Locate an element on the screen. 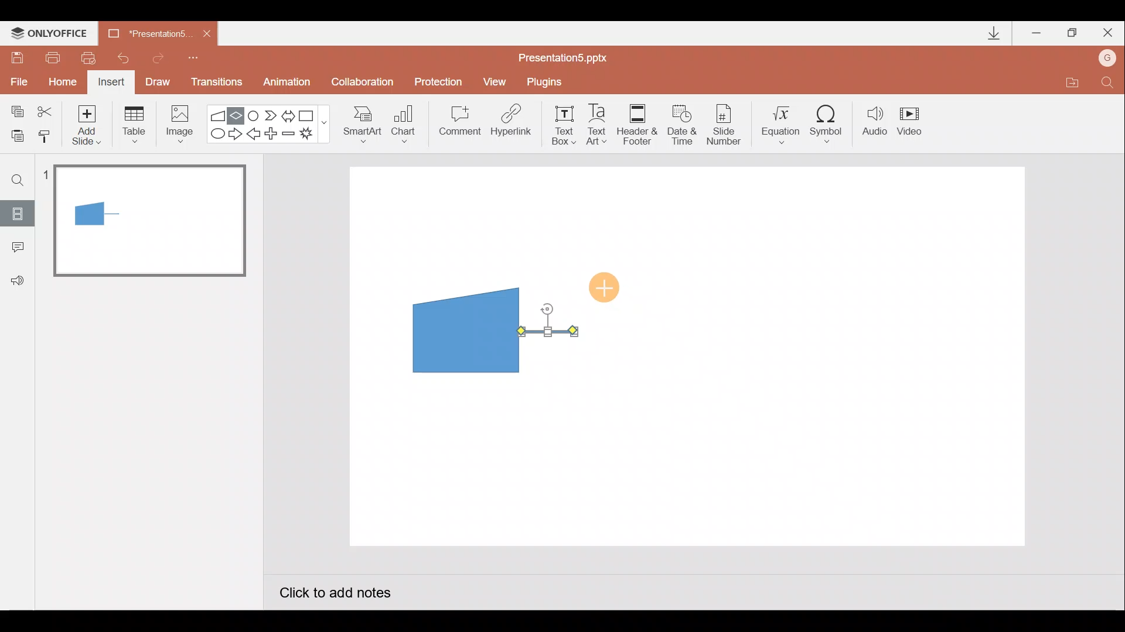  Account name is located at coordinates (1108, 59).